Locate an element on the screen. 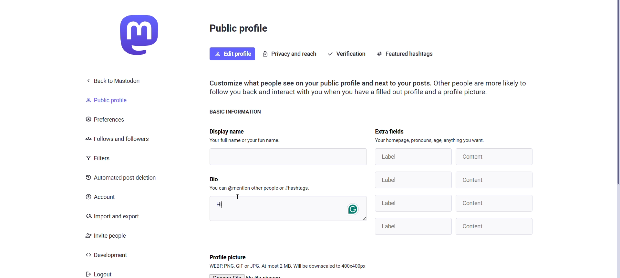 This screenshot has height=278, width=620. Automated Post Deletion is located at coordinates (122, 178).